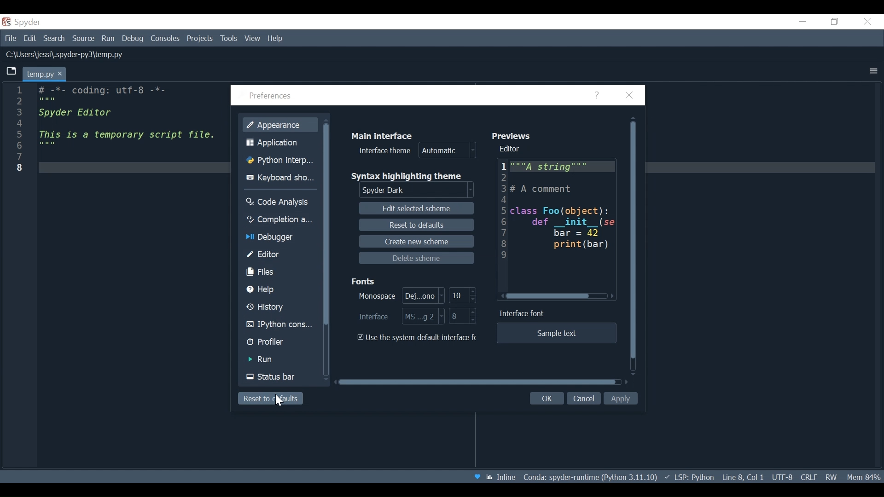 This screenshot has height=497, width=884. Describe the element at coordinates (868, 21) in the screenshot. I see `Close` at that location.